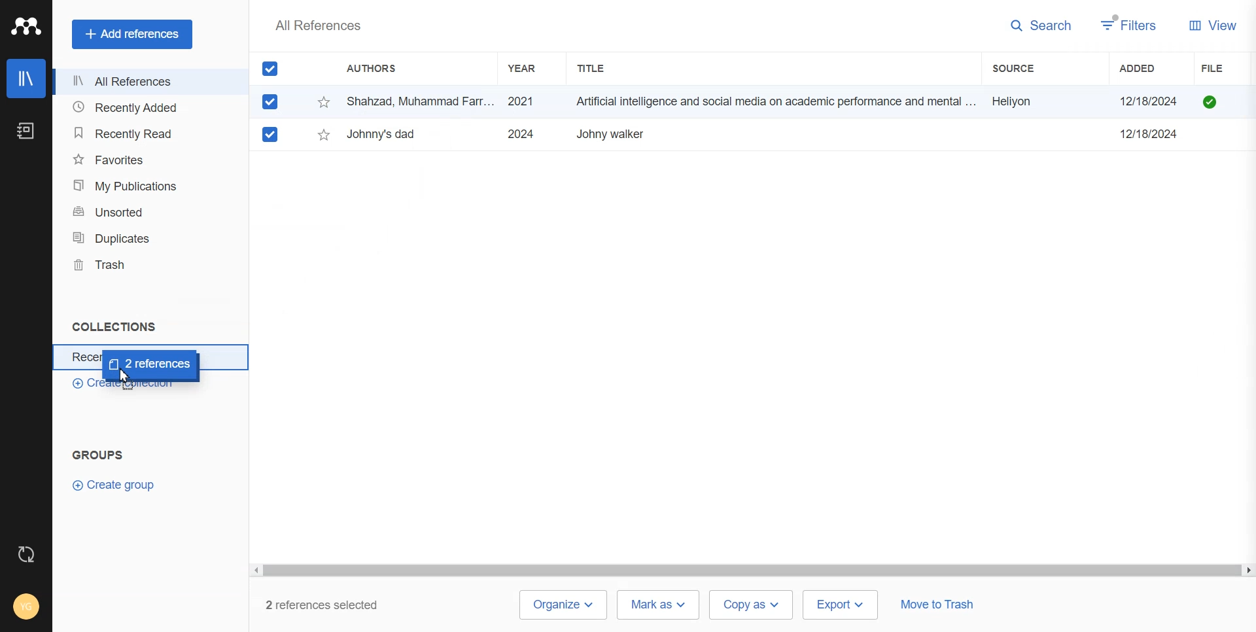  I want to click on Title, so click(602, 68).